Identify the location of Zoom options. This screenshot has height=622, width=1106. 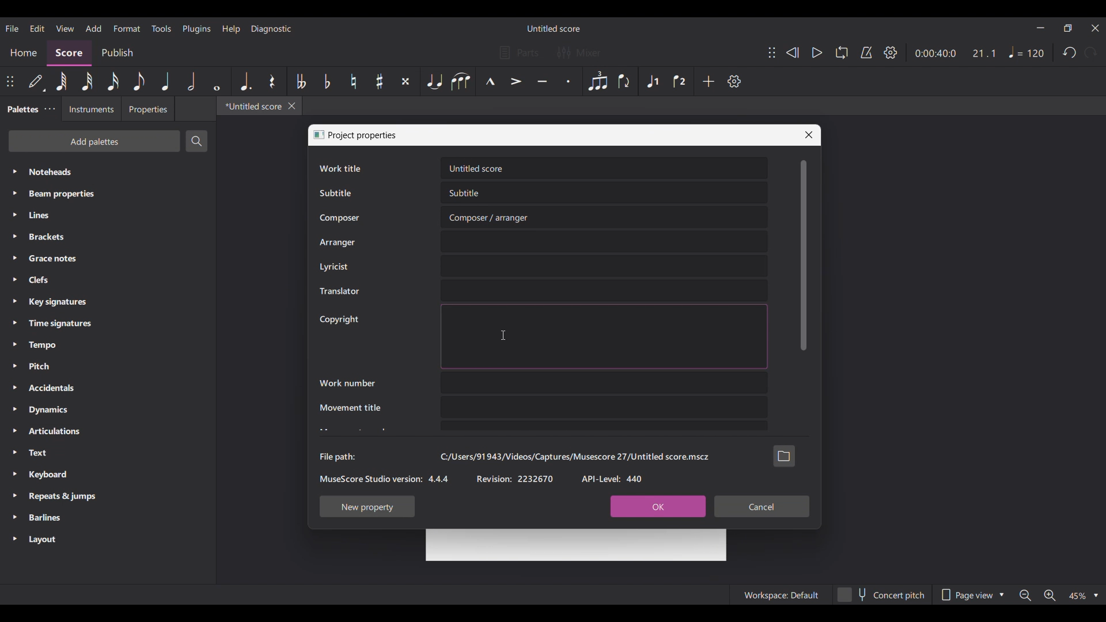
(1083, 596).